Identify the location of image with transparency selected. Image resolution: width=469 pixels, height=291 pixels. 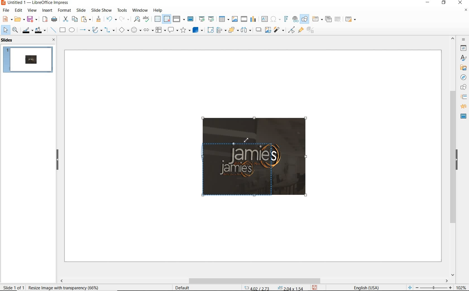
(61, 287).